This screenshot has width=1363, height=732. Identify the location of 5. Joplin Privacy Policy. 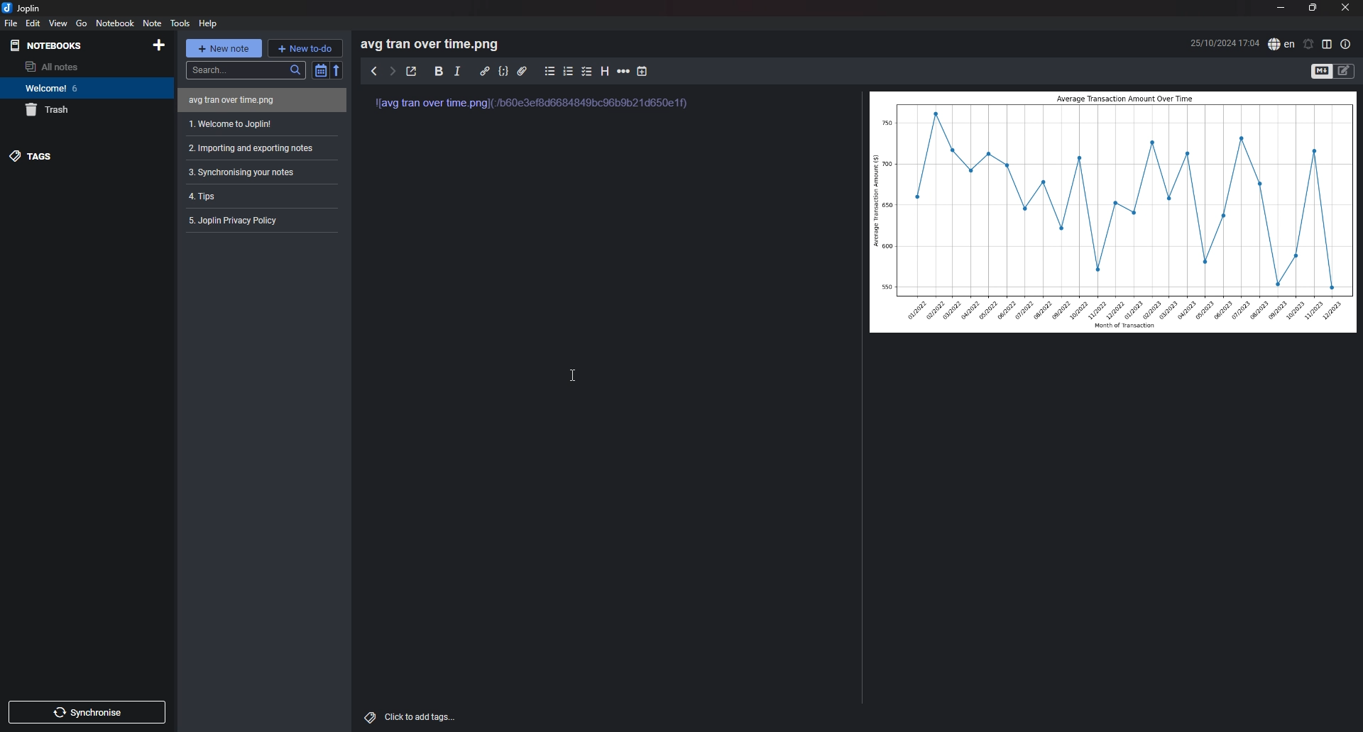
(258, 220).